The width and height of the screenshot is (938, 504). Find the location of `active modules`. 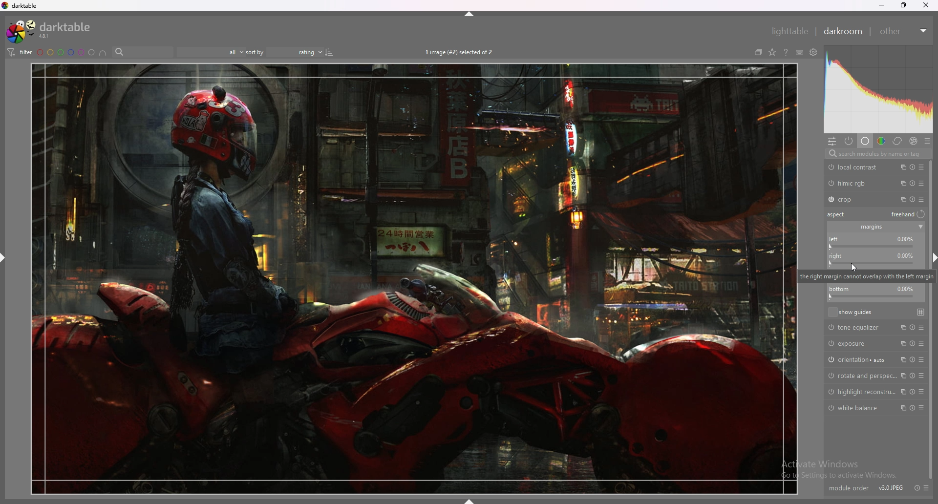

active modules is located at coordinates (849, 141).